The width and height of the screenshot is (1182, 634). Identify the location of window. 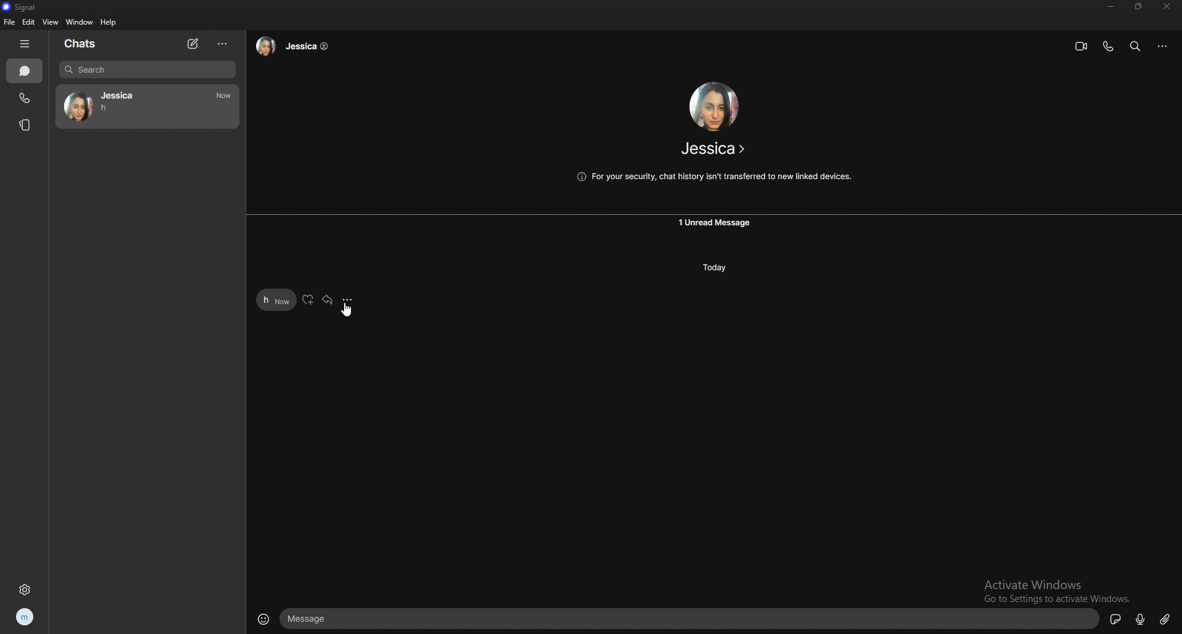
(79, 22).